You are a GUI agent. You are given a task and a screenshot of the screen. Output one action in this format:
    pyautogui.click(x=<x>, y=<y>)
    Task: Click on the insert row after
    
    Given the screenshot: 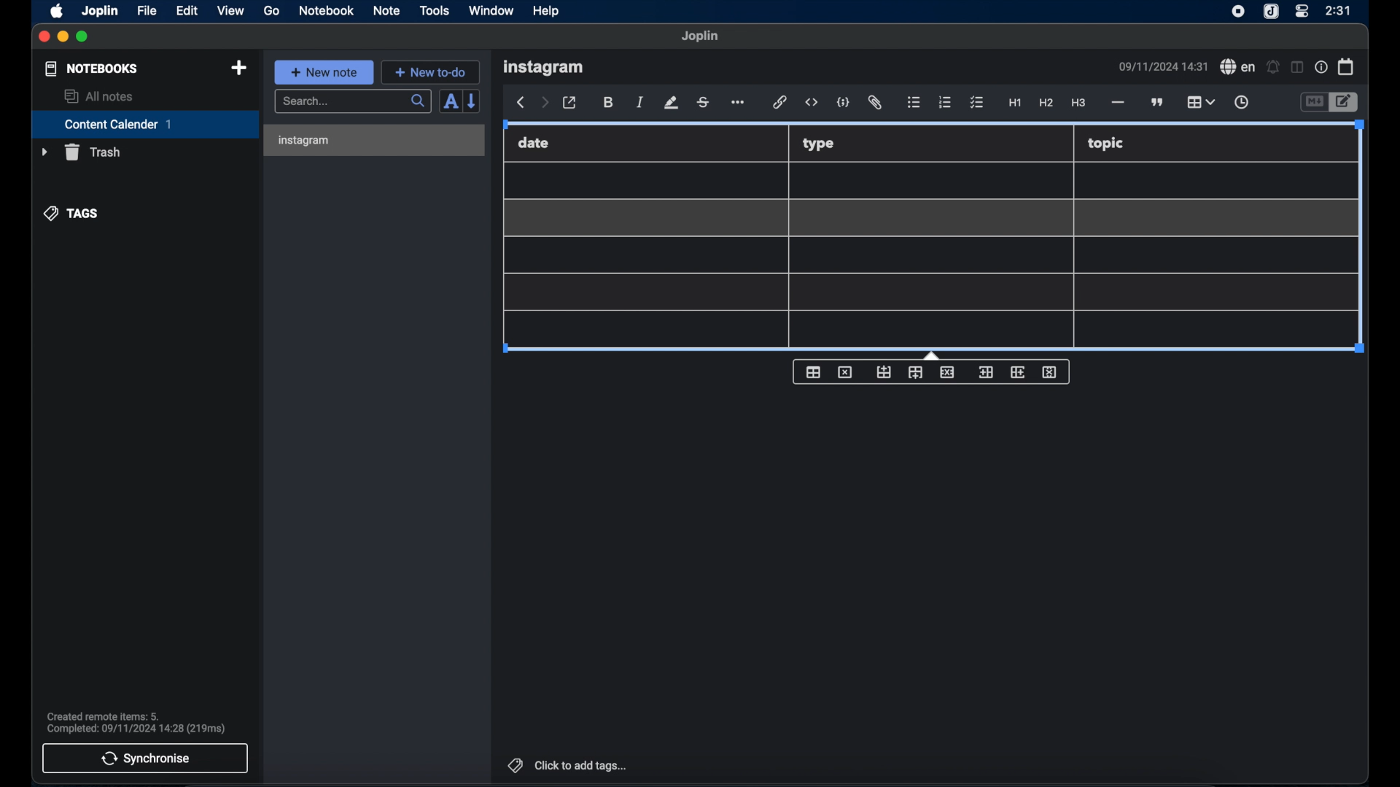 What is the action you would take?
    pyautogui.click(x=915, y=372)
    